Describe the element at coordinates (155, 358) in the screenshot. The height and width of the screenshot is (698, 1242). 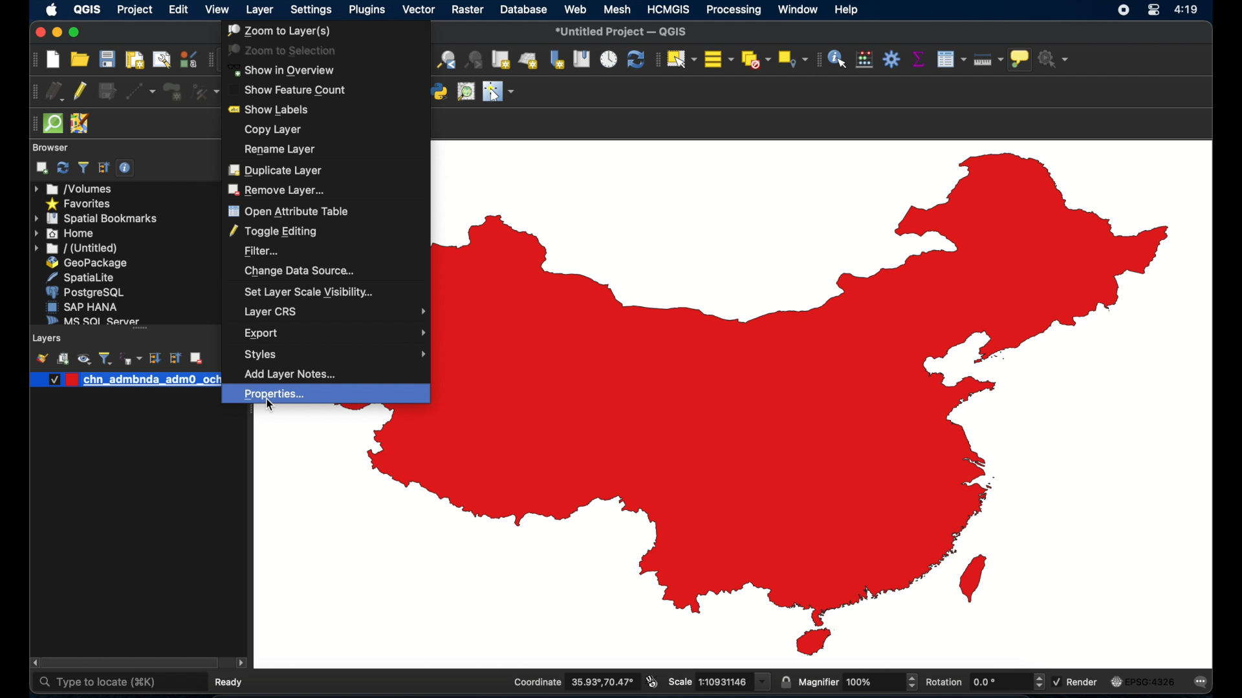
I see `expand` at that location.